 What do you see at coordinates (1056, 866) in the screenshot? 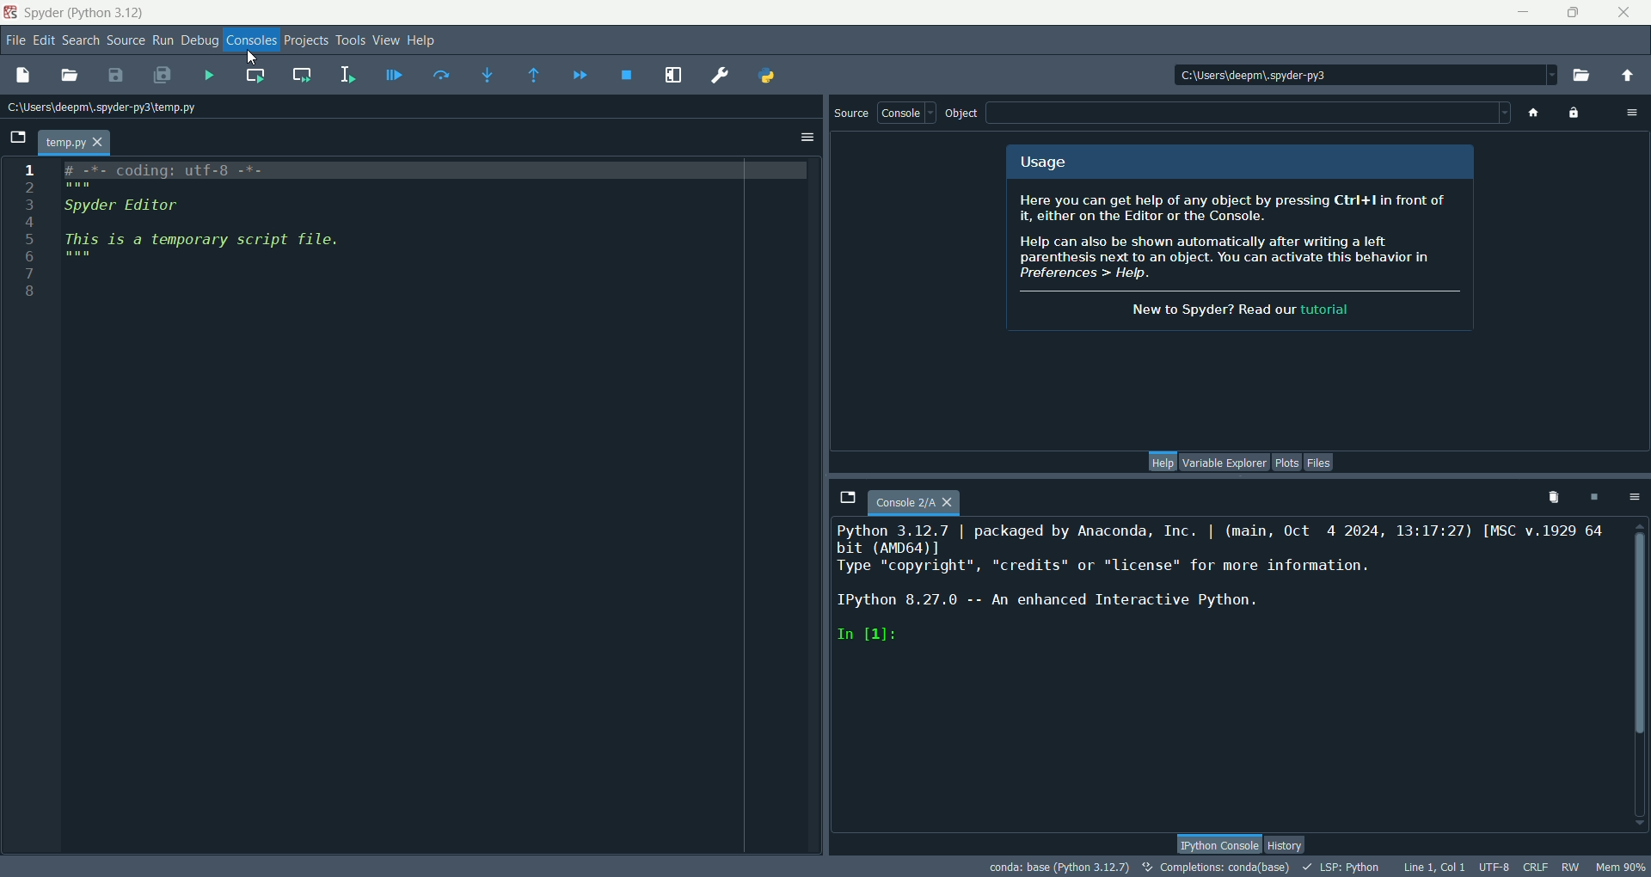
I see `Conda:base` at bounding box center [1056, 866].